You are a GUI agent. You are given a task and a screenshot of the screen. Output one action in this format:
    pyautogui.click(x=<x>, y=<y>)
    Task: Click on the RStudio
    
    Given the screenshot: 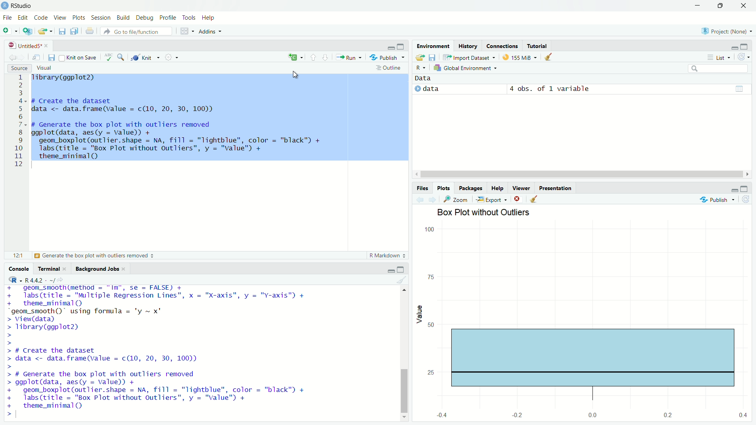 What is the action you would take?
    pyautogui.click(x=19, y=5)
    